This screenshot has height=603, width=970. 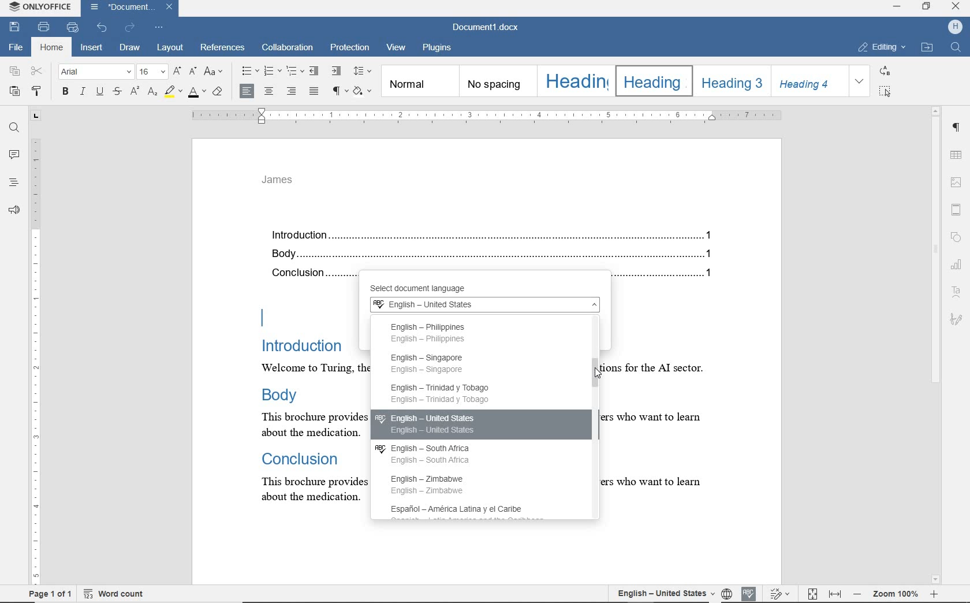 What do you see at coordinates (956, 318) in the screenshot?
I see `signature` at bounding box center [956, 318].